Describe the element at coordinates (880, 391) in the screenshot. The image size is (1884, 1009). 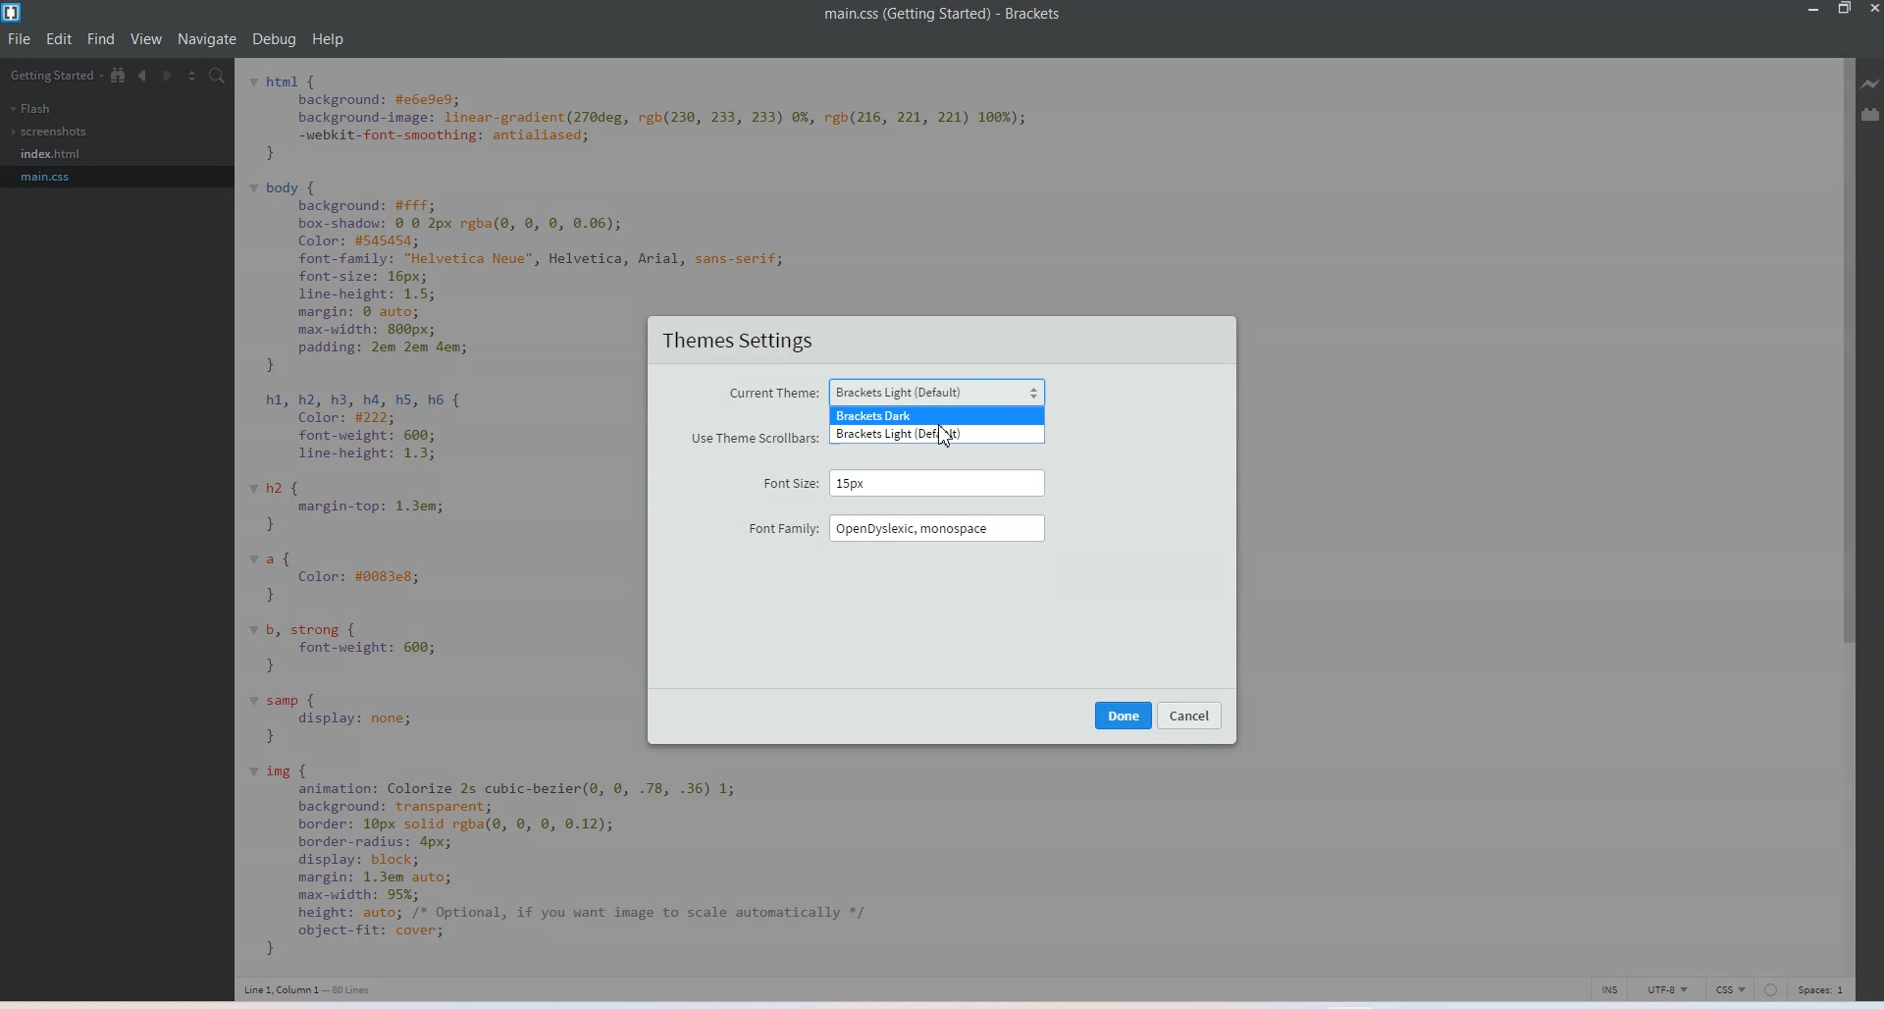
I see `Current Theme` at that location.